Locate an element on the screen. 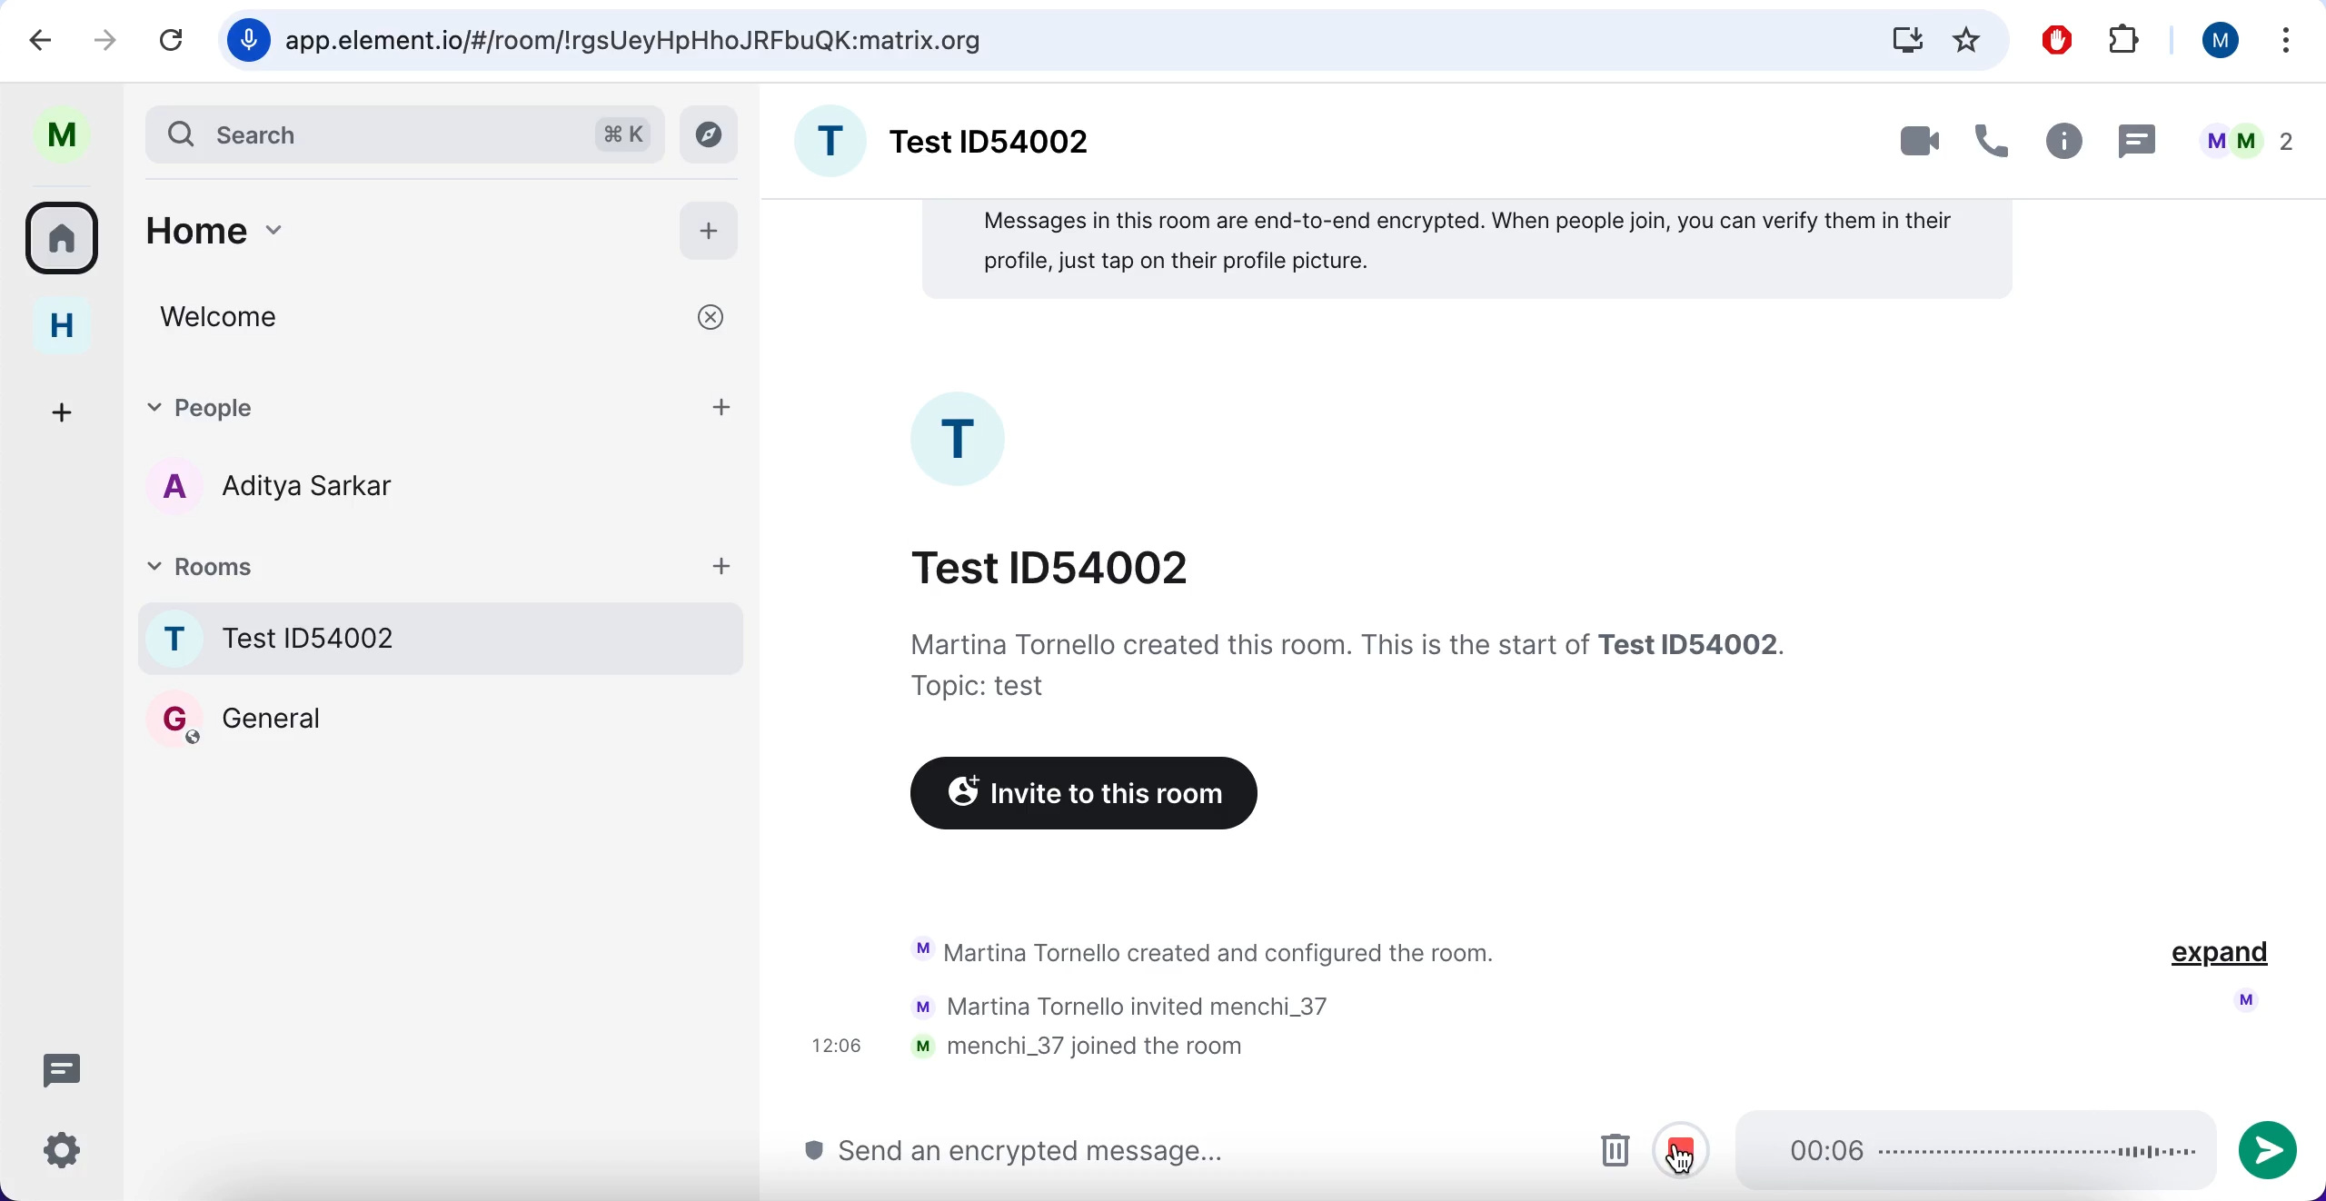  backward is located at coordinates (32, 39).